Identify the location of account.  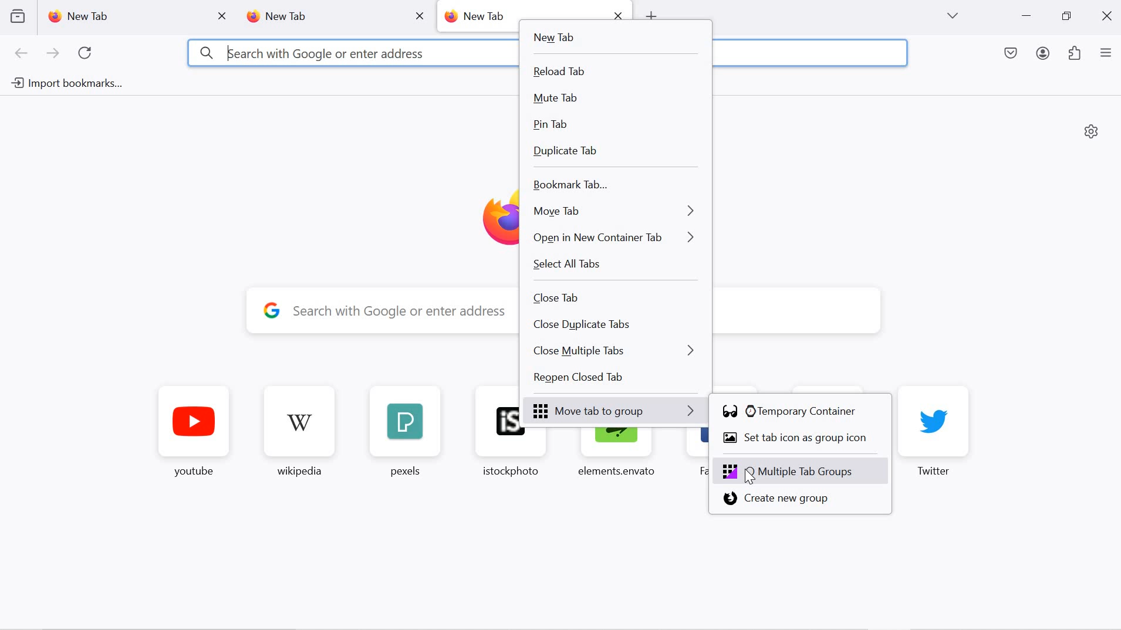
(1045, 55).